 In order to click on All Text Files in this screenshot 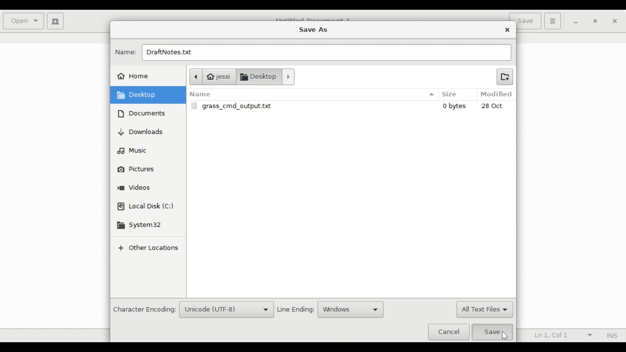, I will do `click(484, 310)`.